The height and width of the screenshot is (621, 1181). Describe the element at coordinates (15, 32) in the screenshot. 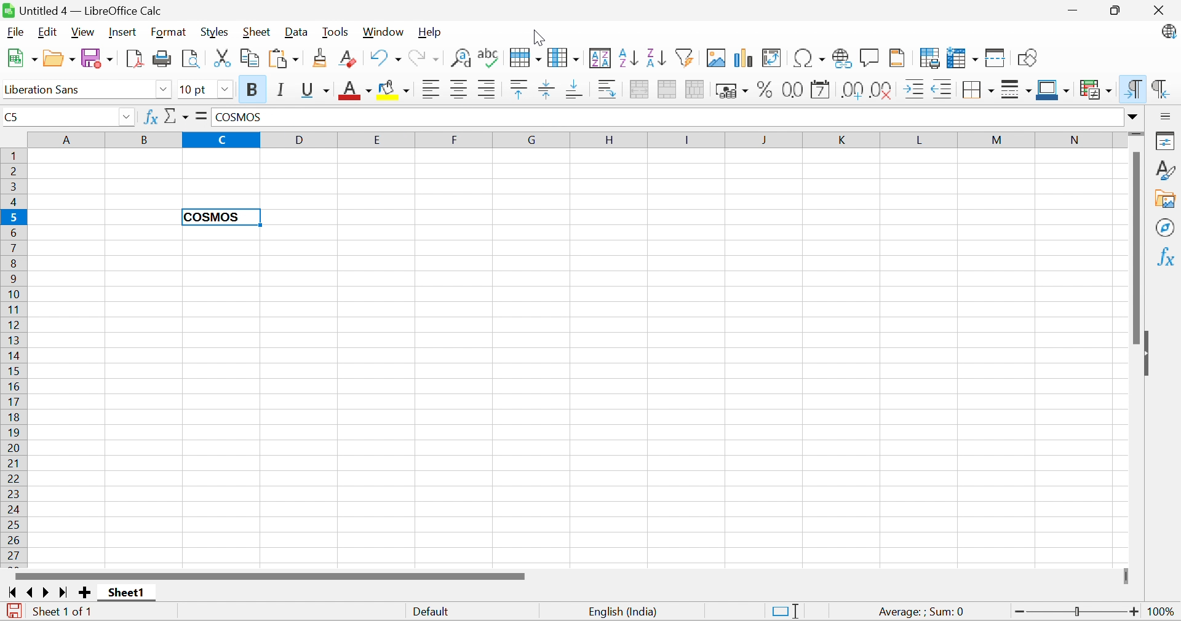

I see `File` at that location.